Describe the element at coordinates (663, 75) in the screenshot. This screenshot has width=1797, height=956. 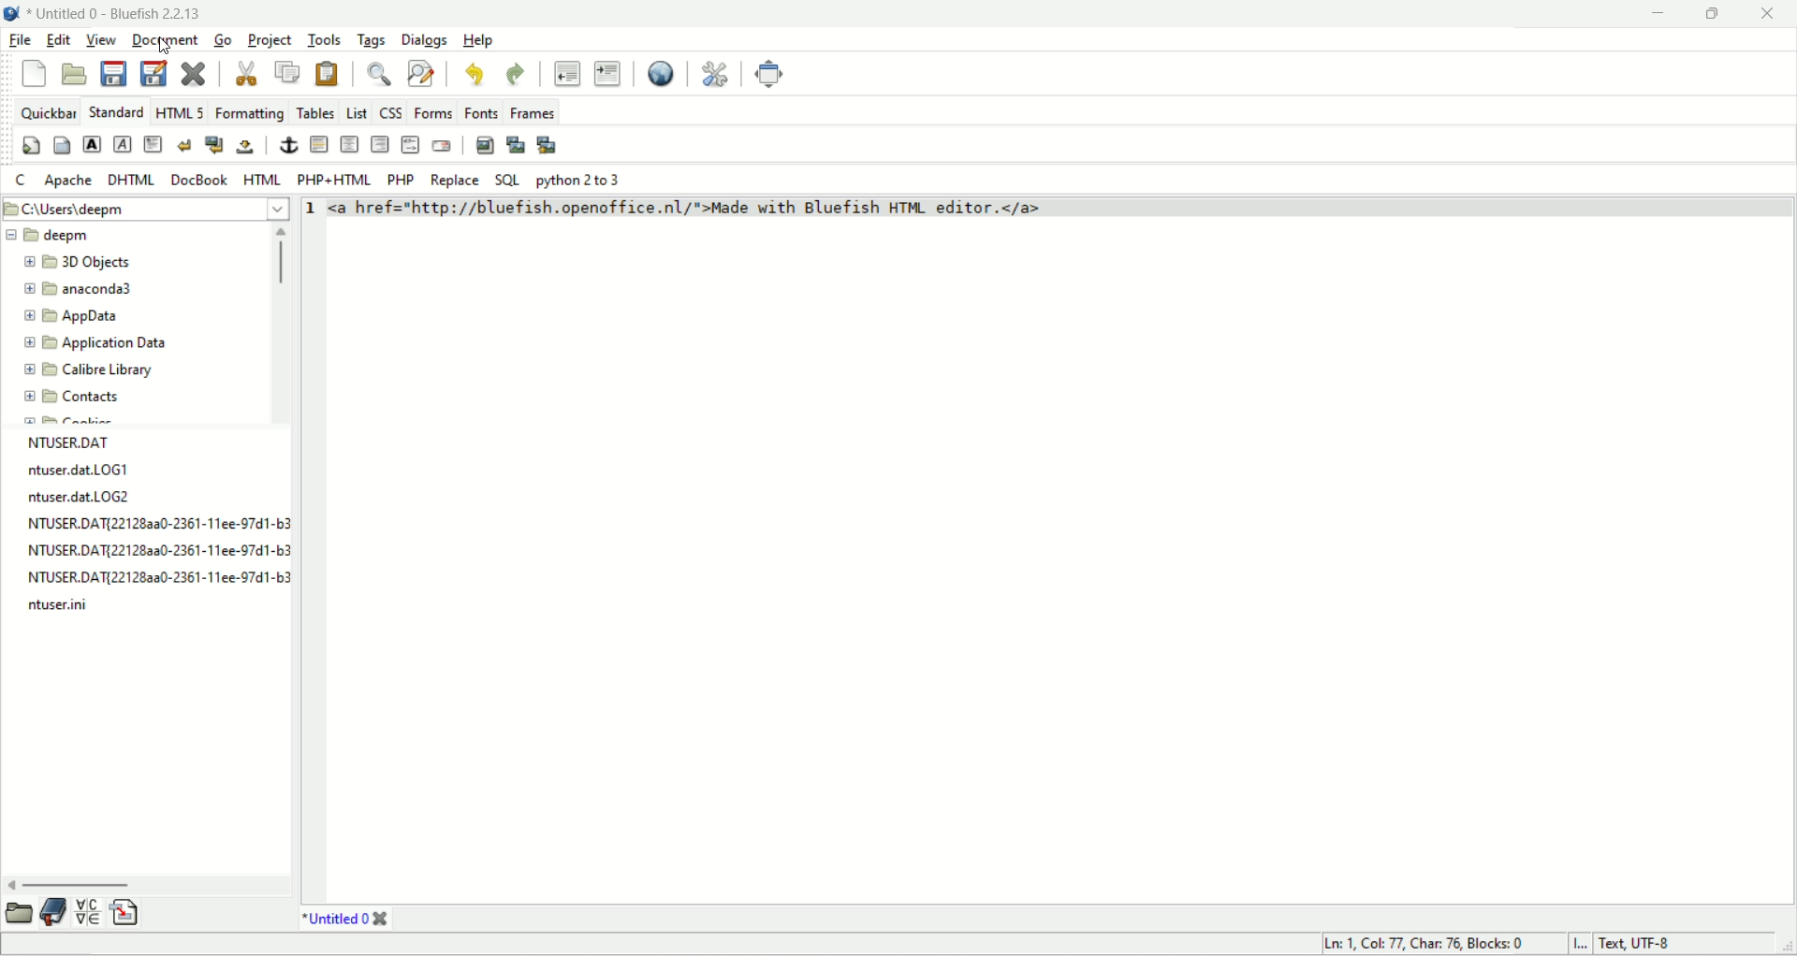
I see `preview in browser` at that location.